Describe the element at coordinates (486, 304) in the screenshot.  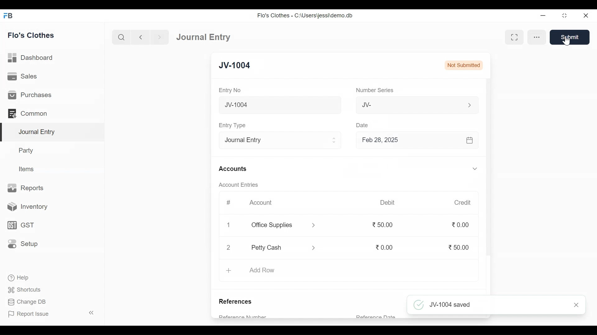
I see `JV-1004 saved` at that location.